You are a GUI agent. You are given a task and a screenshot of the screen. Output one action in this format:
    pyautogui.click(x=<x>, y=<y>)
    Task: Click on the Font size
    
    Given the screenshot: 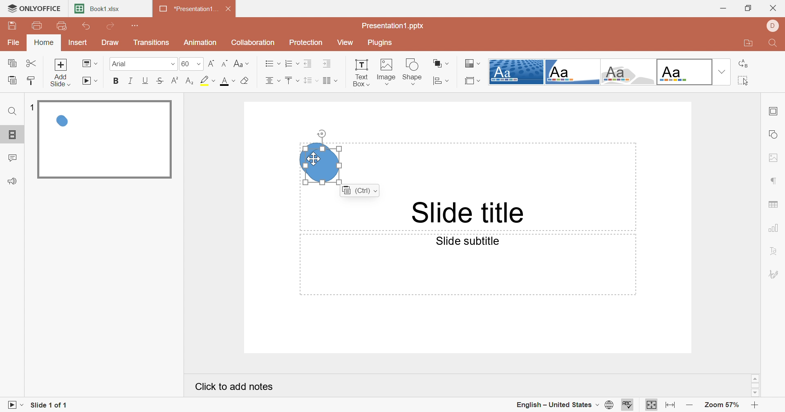 What is the action you would take?
    pyautogui.click(x=191, y=63)
    